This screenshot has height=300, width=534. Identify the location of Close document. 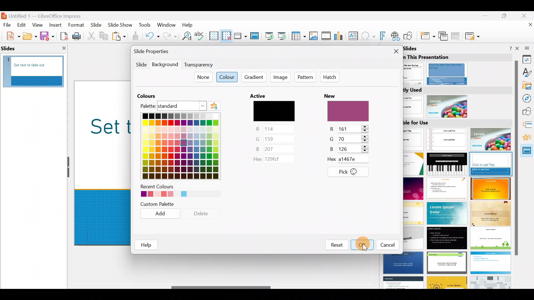
(527, 27).